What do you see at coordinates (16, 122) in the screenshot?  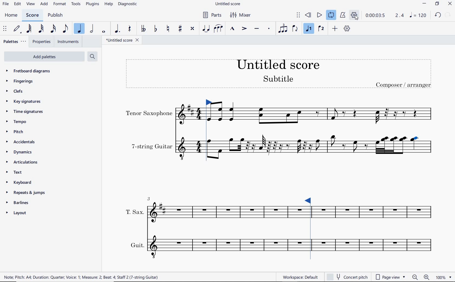 I see `TEMPO` at bounding box center [16, 122].